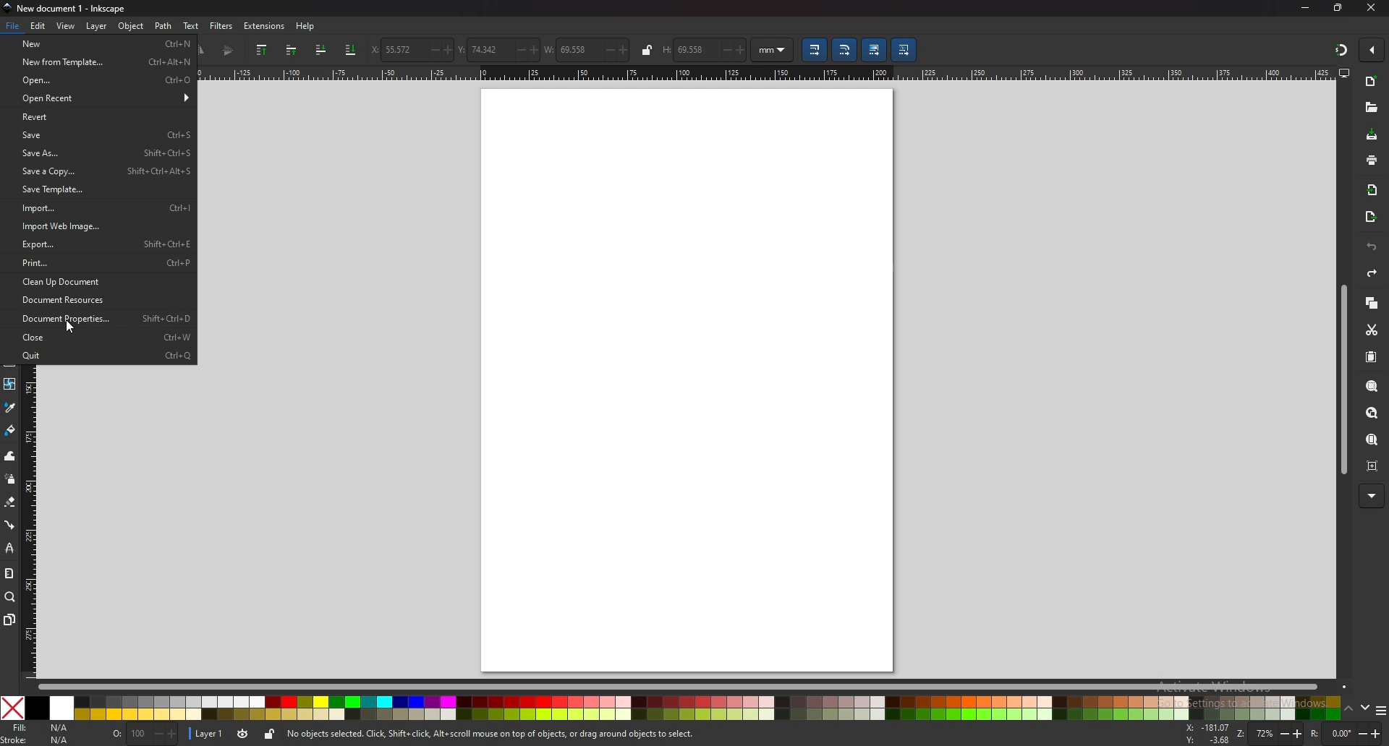 This screenshot has height=746, width=1389. Describe the element at coordinates (1372, 160) in the screenshot. I see `print` at that location.